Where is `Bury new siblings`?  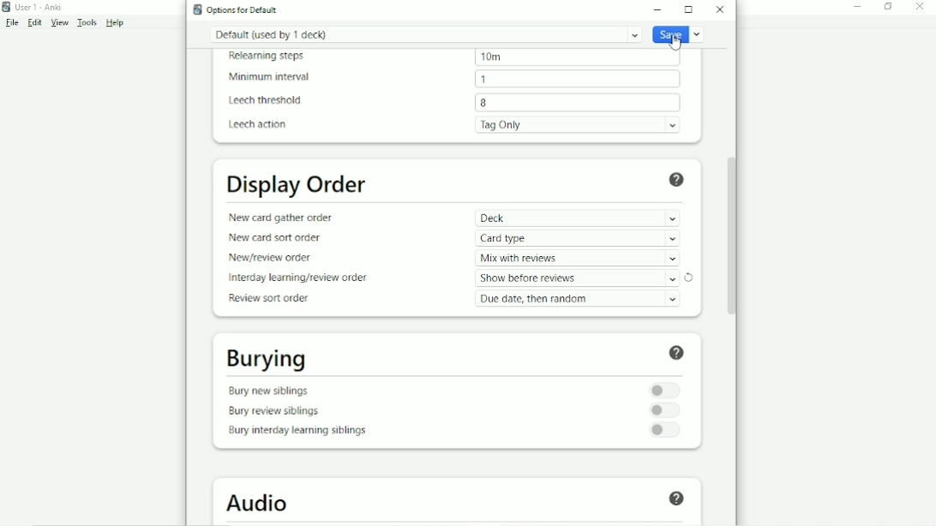 Bury new siblings is located at coordinates (272, 390).